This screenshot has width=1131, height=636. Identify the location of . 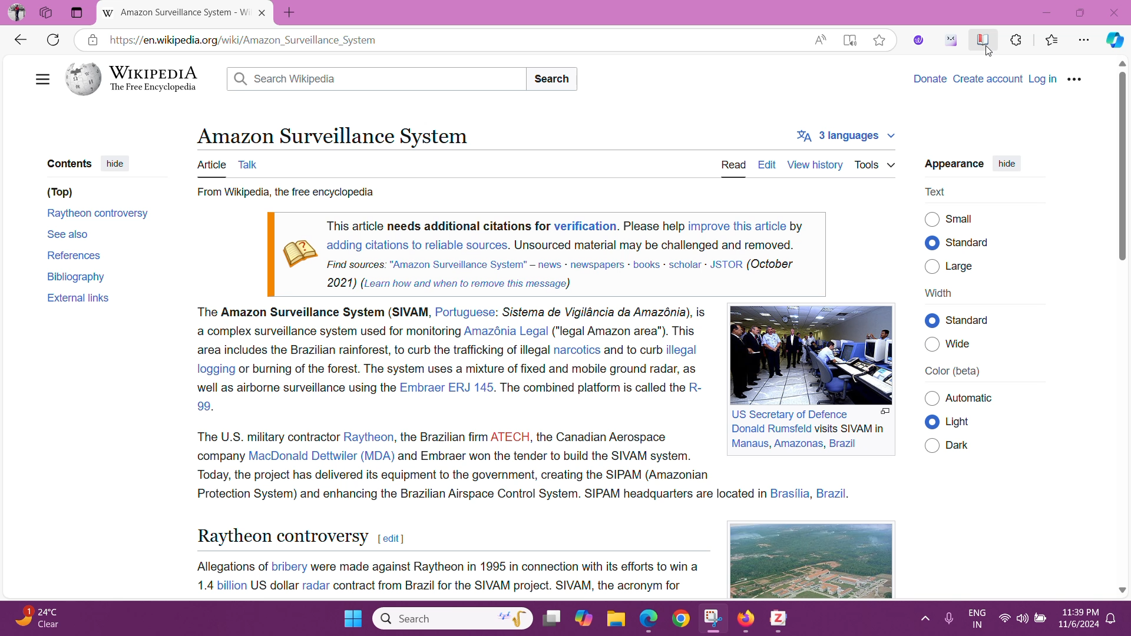
(932, 399).